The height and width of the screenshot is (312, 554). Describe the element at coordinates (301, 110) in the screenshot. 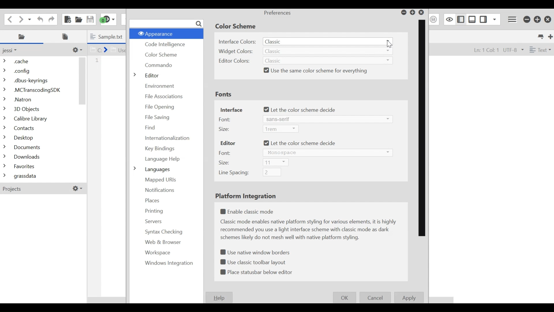

I see `(un)select let the color scheme decide` at that location.